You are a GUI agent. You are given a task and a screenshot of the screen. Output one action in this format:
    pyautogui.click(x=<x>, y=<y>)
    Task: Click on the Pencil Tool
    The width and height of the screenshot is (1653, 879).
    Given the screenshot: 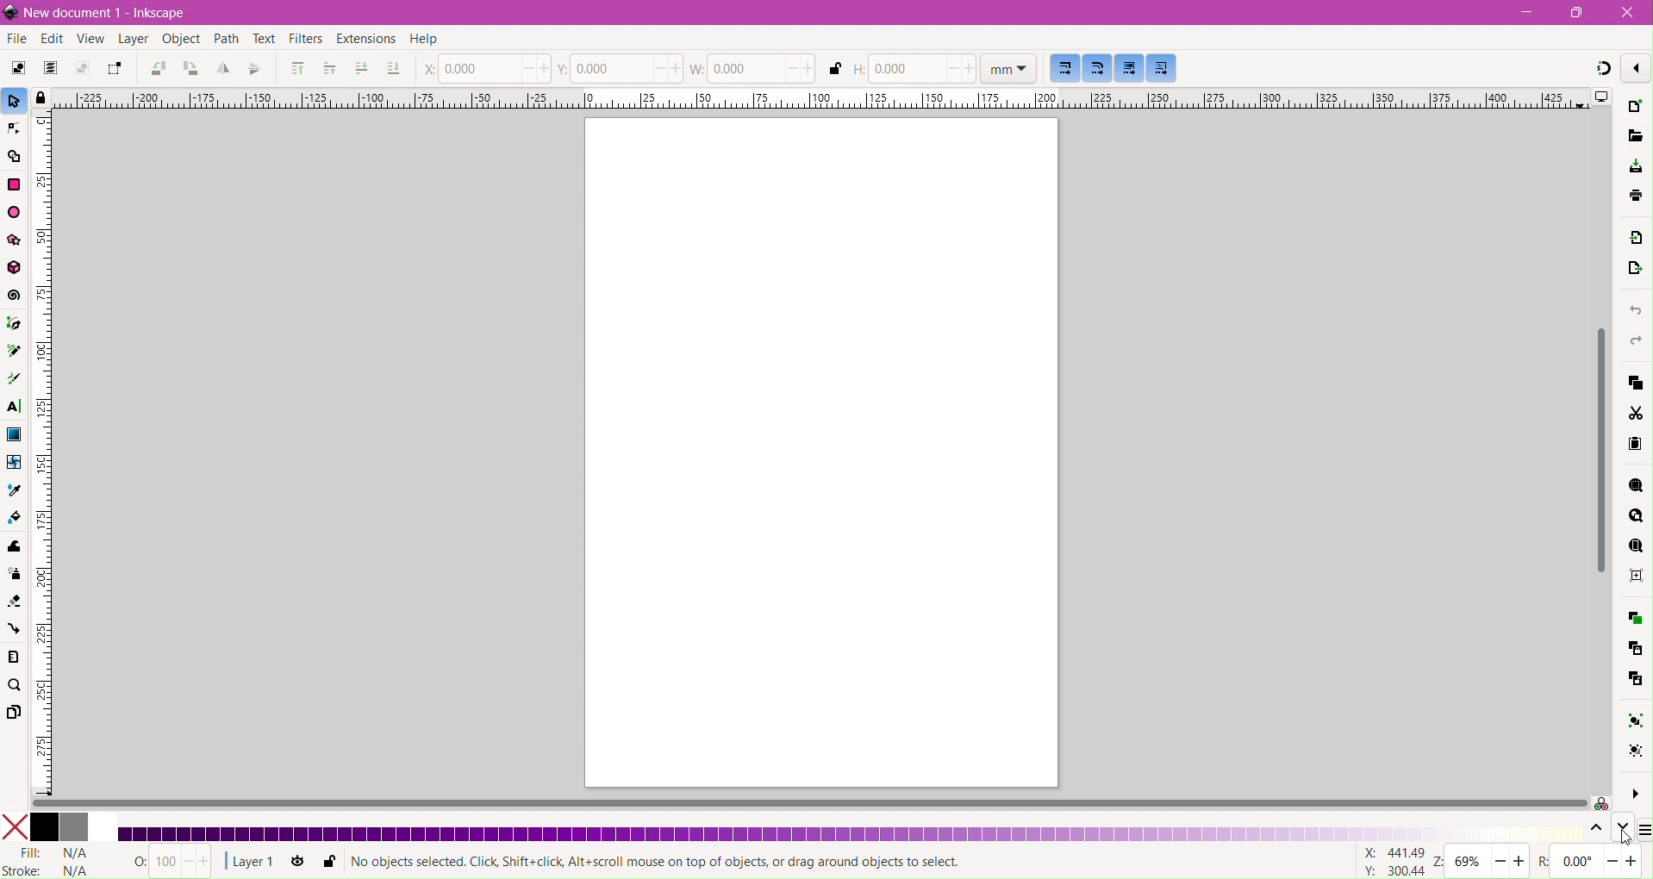 What is the action you would take?
    pyautogui.click(x=14, y=351)
    